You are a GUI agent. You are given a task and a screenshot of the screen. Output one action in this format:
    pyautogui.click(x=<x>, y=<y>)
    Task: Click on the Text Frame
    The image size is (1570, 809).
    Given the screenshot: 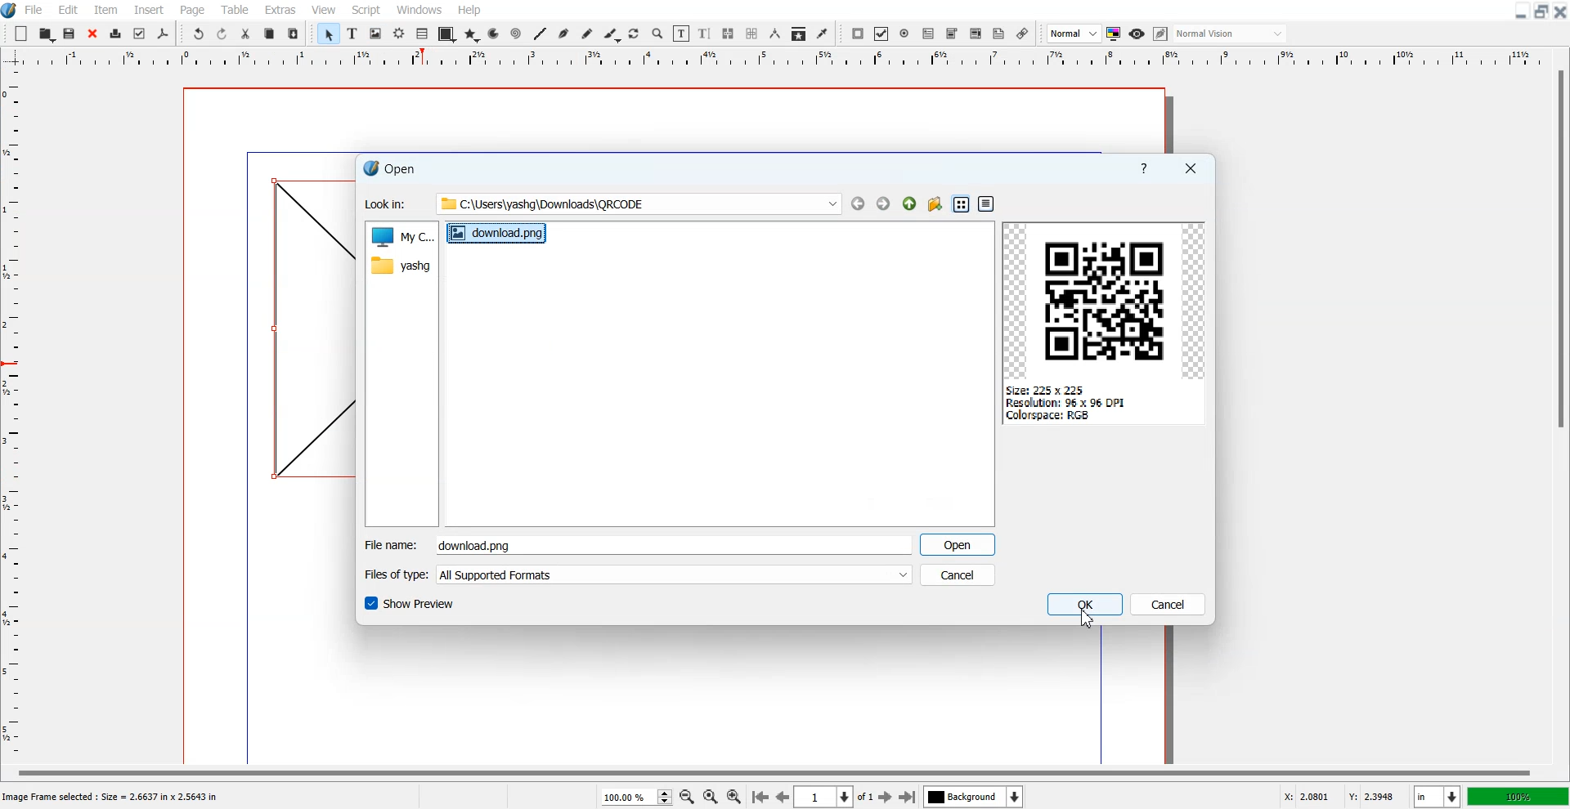 What is the action you would take?
    pyautogui.click(x=352, y=34)
    